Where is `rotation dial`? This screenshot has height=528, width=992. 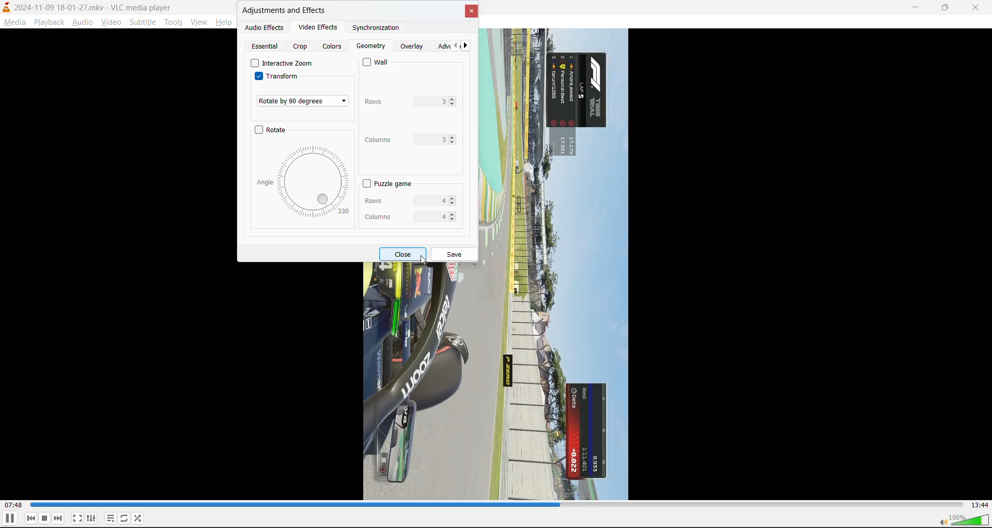
rotation dial is located at coordinates (305, 182).